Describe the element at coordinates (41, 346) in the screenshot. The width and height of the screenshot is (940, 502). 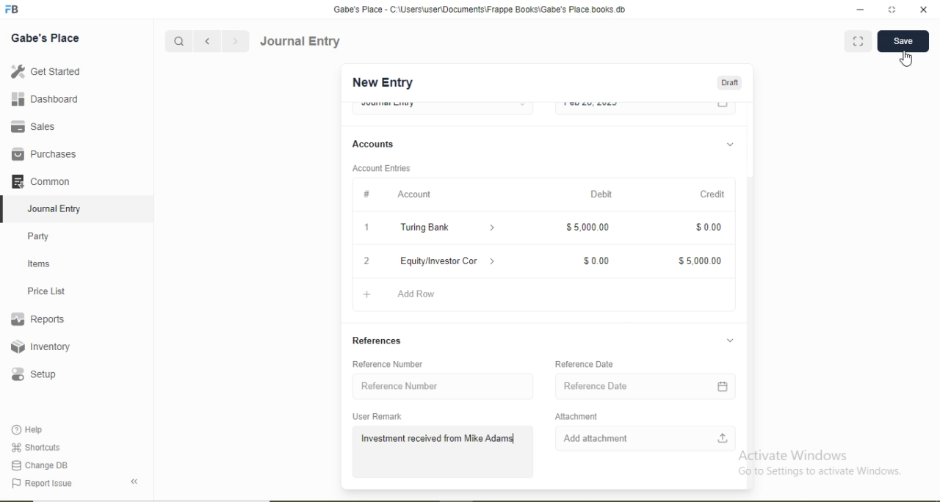
I see `Inventory` at that location.